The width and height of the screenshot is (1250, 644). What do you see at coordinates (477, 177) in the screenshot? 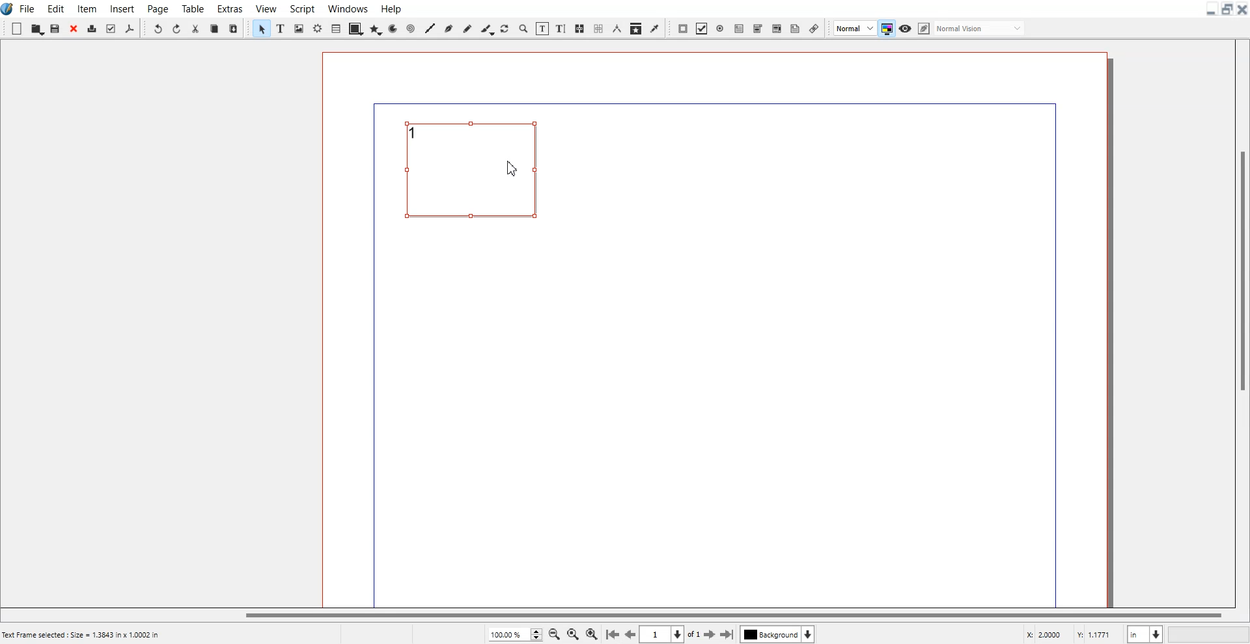
I see `Text Frame` at bounding box center [477, 177].